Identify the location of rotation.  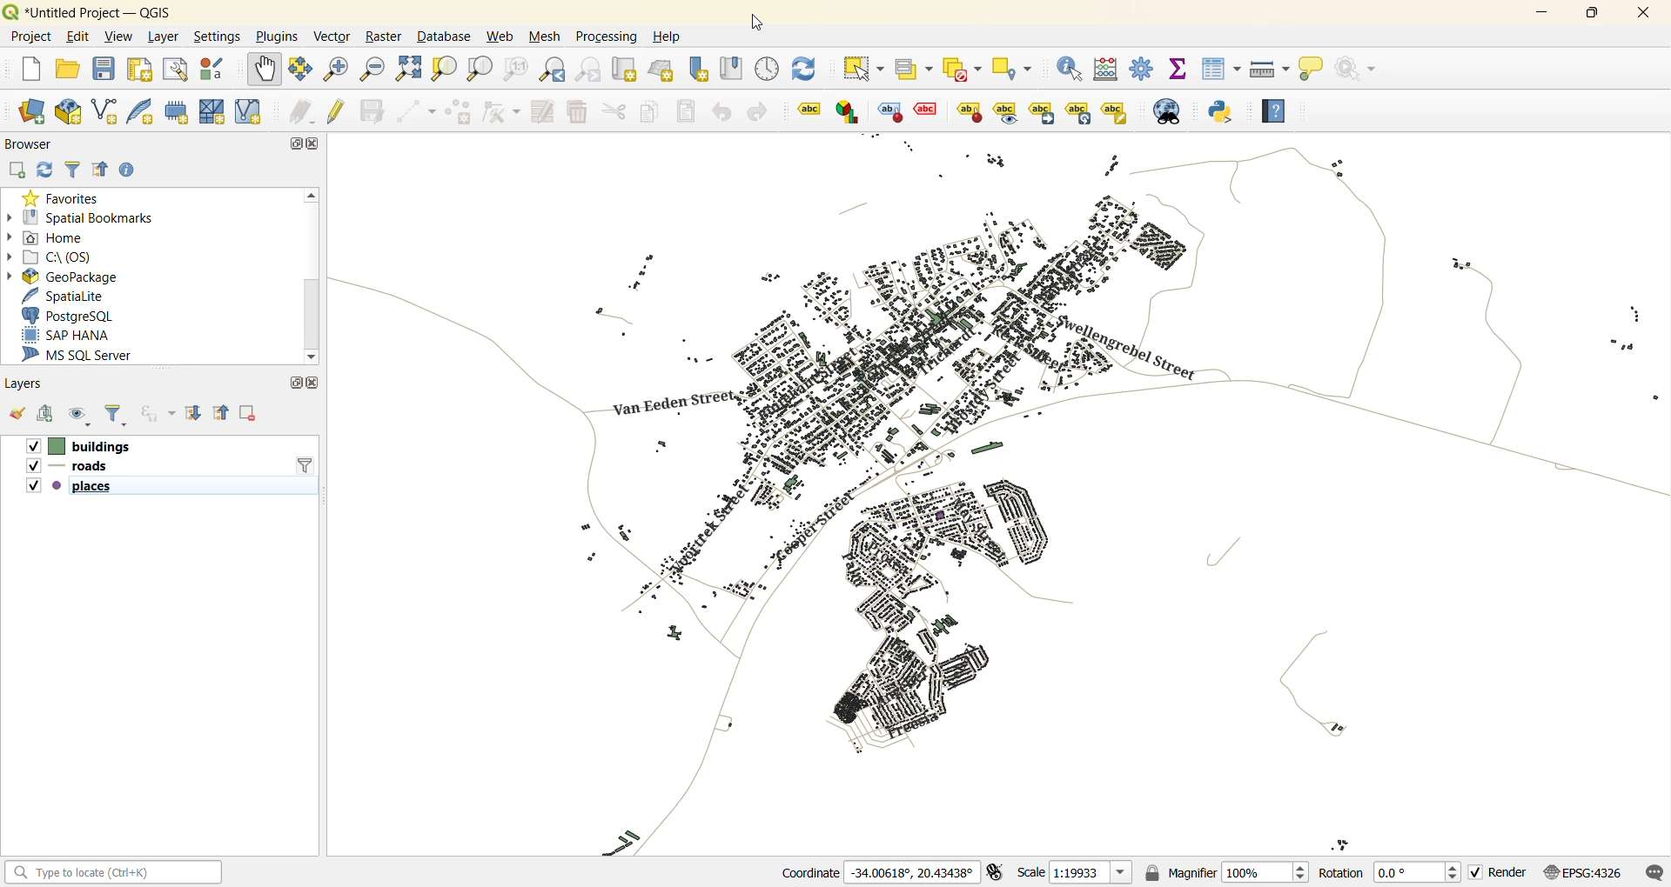
(1390, 872).